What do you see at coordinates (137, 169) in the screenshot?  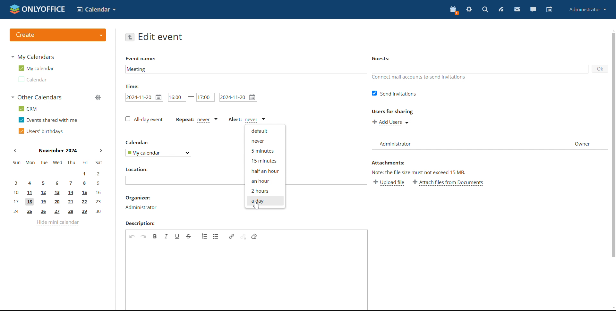 I see `Location` at bounding box center [137, 169].